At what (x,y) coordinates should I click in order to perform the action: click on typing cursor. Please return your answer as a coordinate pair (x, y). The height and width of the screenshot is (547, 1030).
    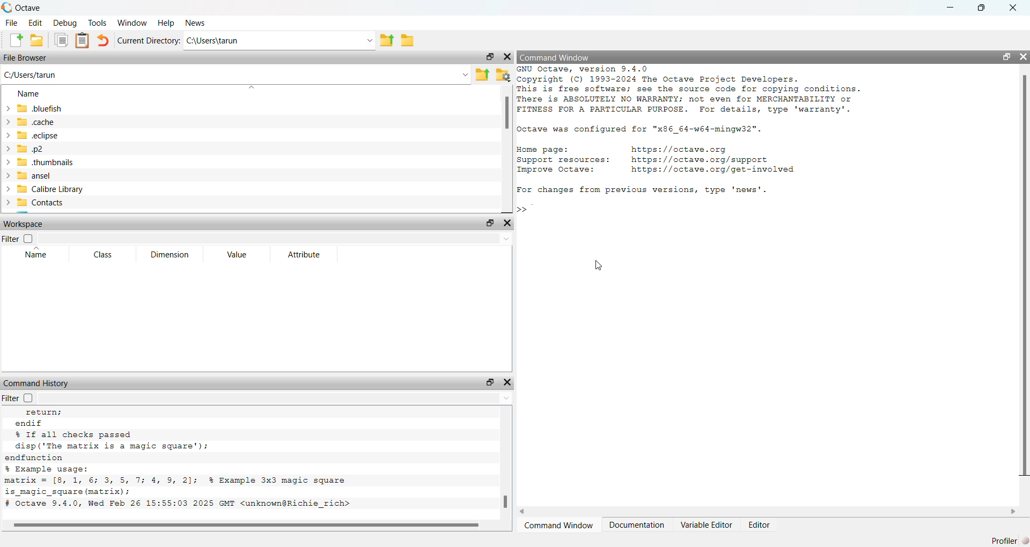
    Looking at the image, I should click on (526, 210).